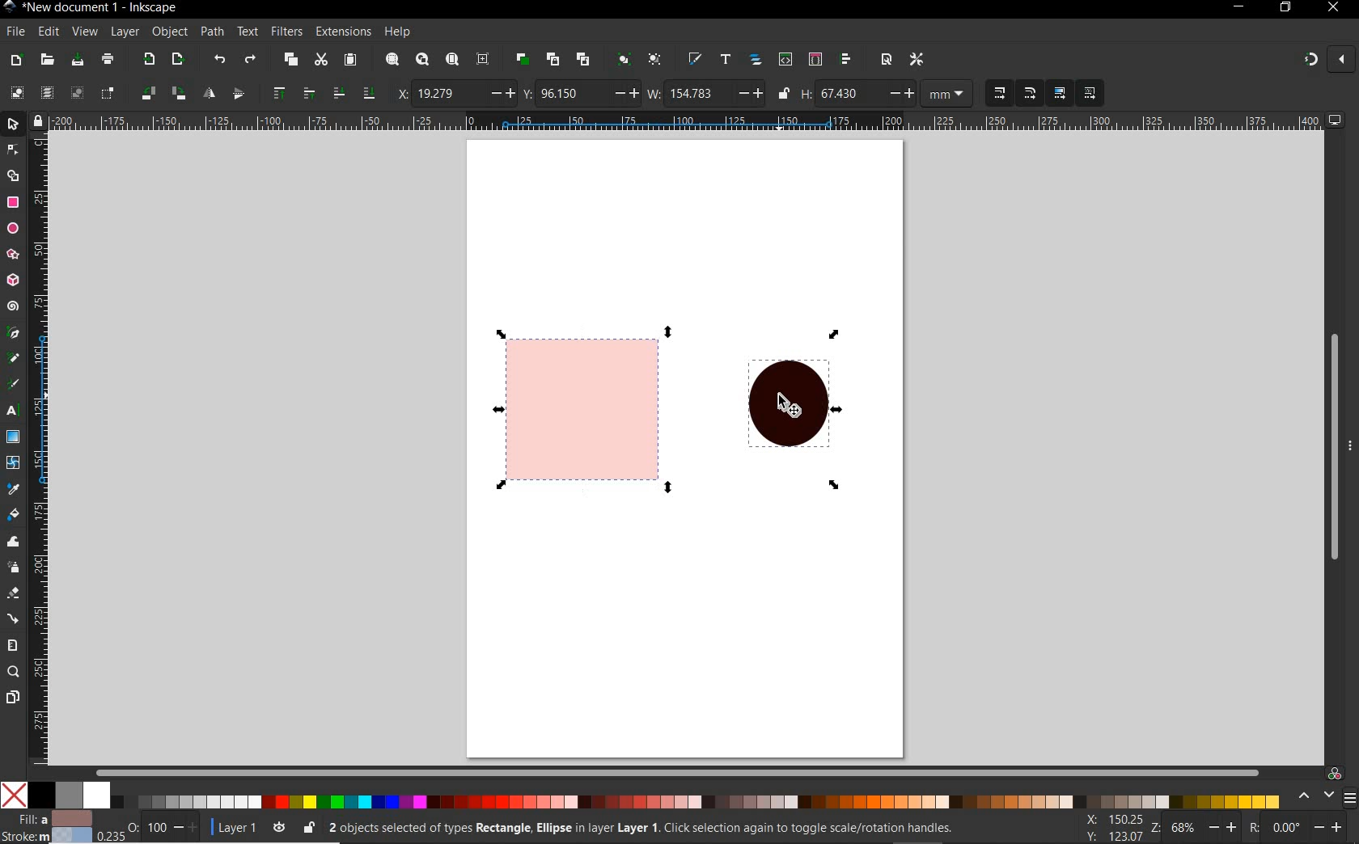 This screenshot has height=844, width=1359. Describe the element at coordinates (1030, 94) in the screenshot. I see `when scaling rectangles` at that location.